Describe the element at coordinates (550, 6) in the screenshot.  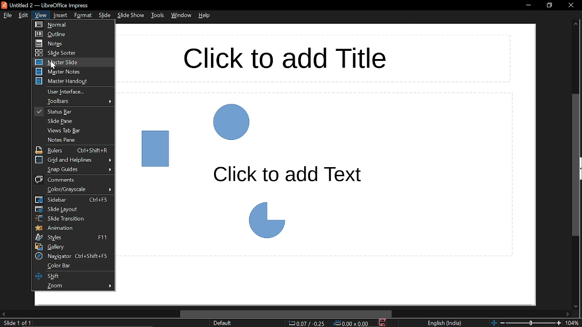
I see `Restore down` at that location.